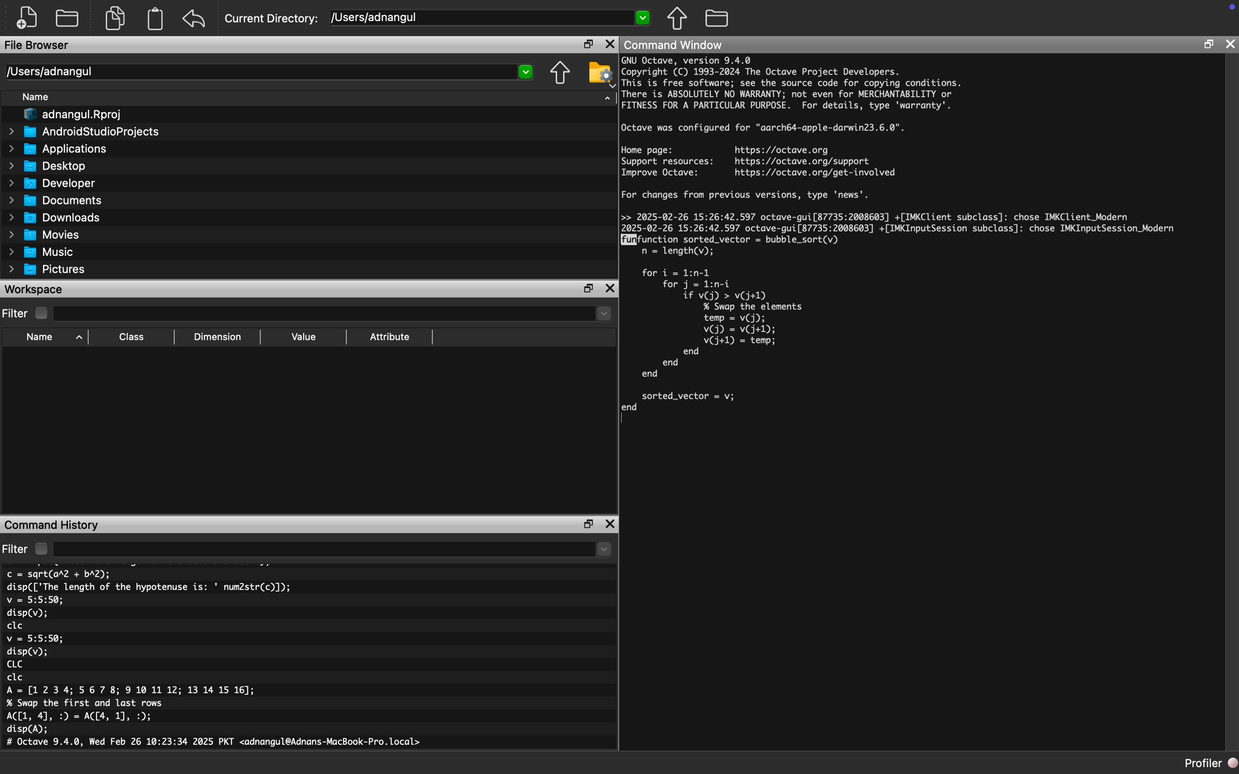 The width and height of the screenshot is (1239, 774). Describe the element at coordinates (673, 45) in the screenshot. I see `Command Window` at that location.